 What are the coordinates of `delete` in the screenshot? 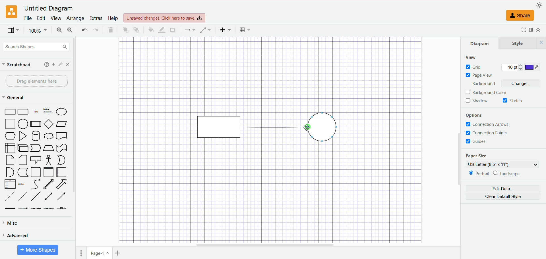 It's located at (110, 29).